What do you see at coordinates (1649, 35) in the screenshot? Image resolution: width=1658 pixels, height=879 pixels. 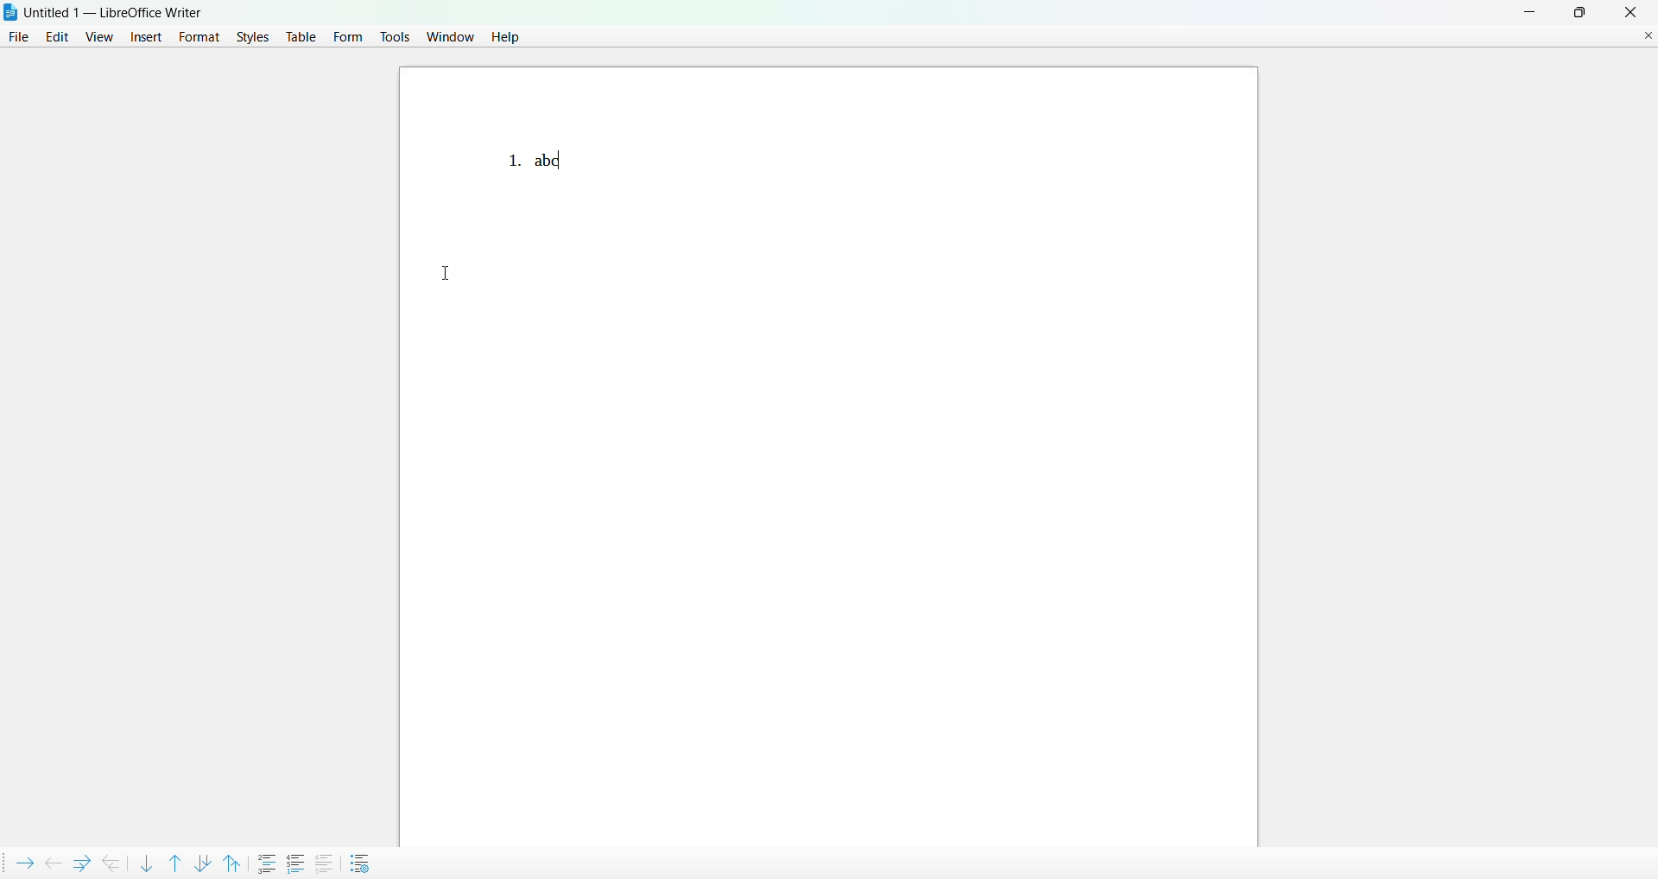 I see `close document` at bounding box center [1649, 35].